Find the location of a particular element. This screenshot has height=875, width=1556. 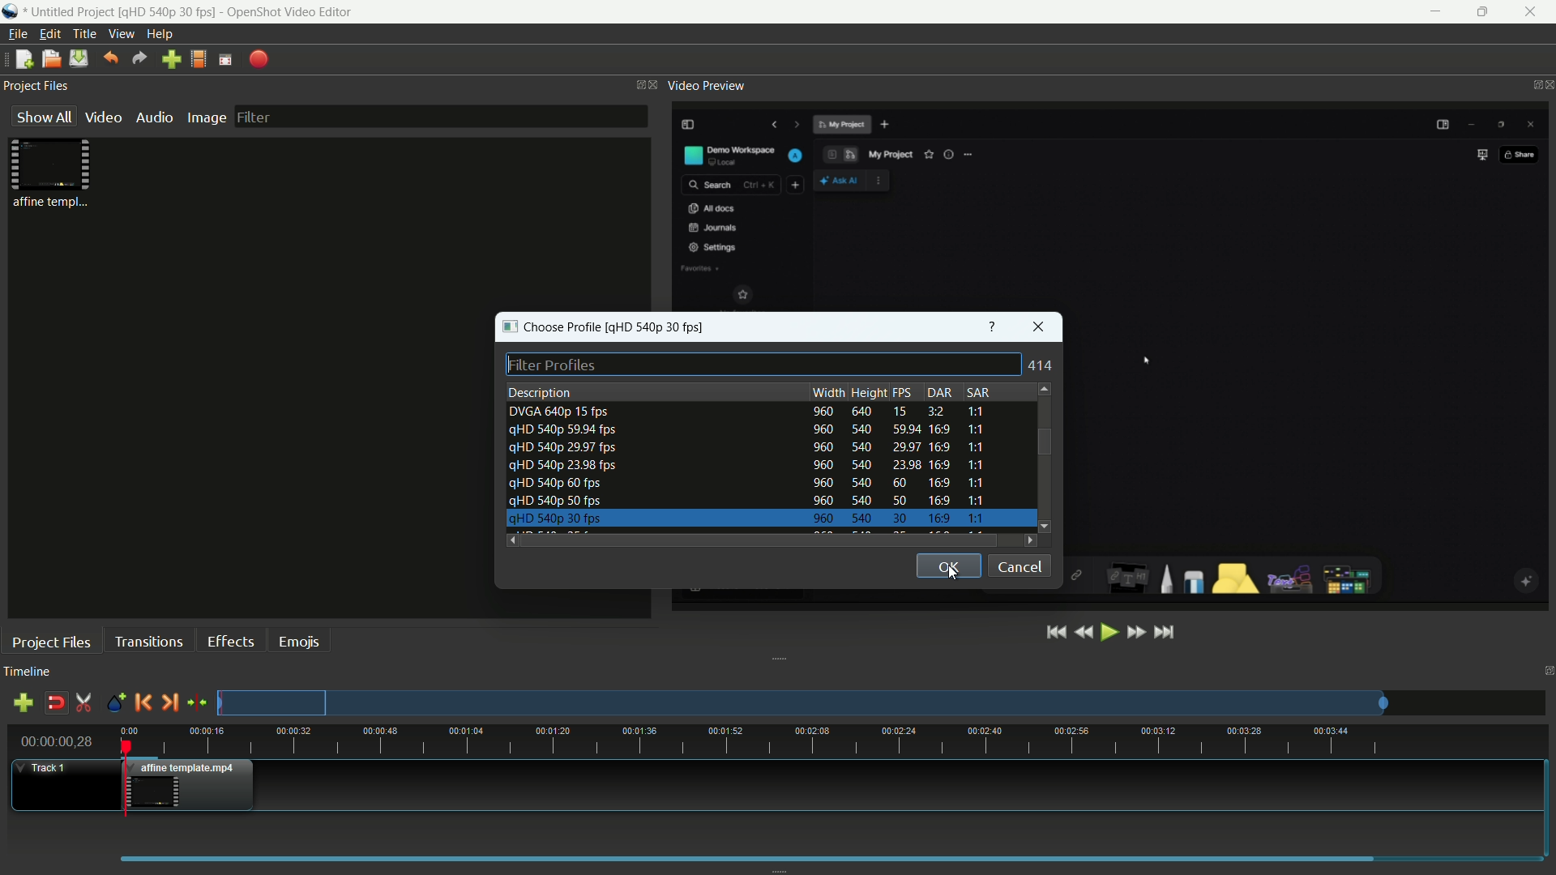

audio is located at coordinates (156, 117).